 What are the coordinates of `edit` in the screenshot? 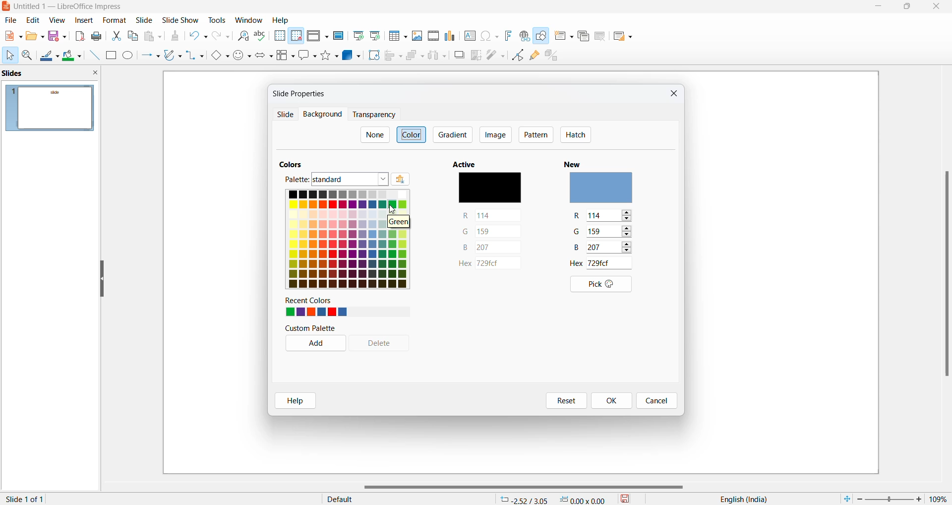 It's located at (34, 20).